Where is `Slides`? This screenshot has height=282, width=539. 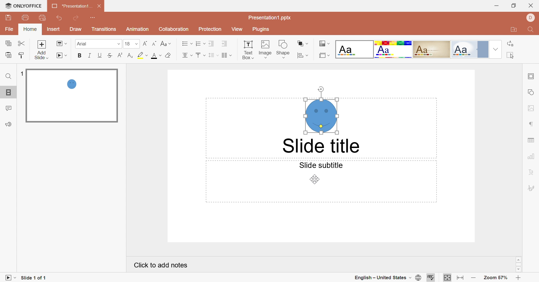
Slides is located at coordinates (10, 93).